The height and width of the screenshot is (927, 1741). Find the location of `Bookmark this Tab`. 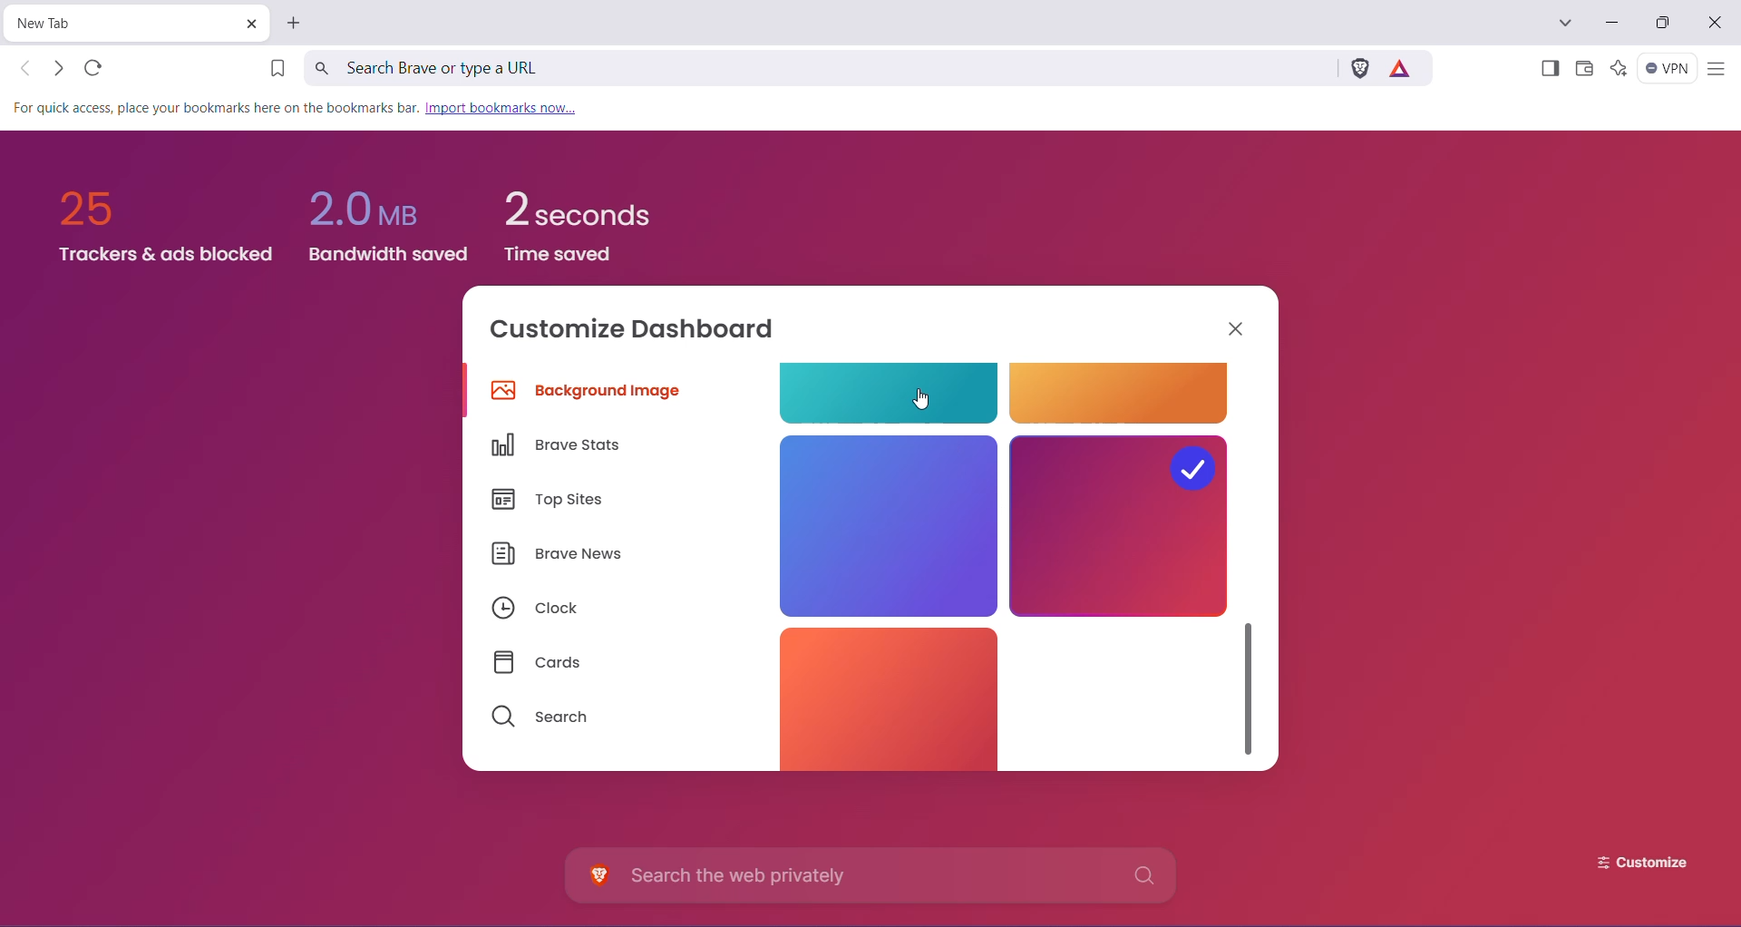

Bookmark this Tab is located at coordinates (271, 70).